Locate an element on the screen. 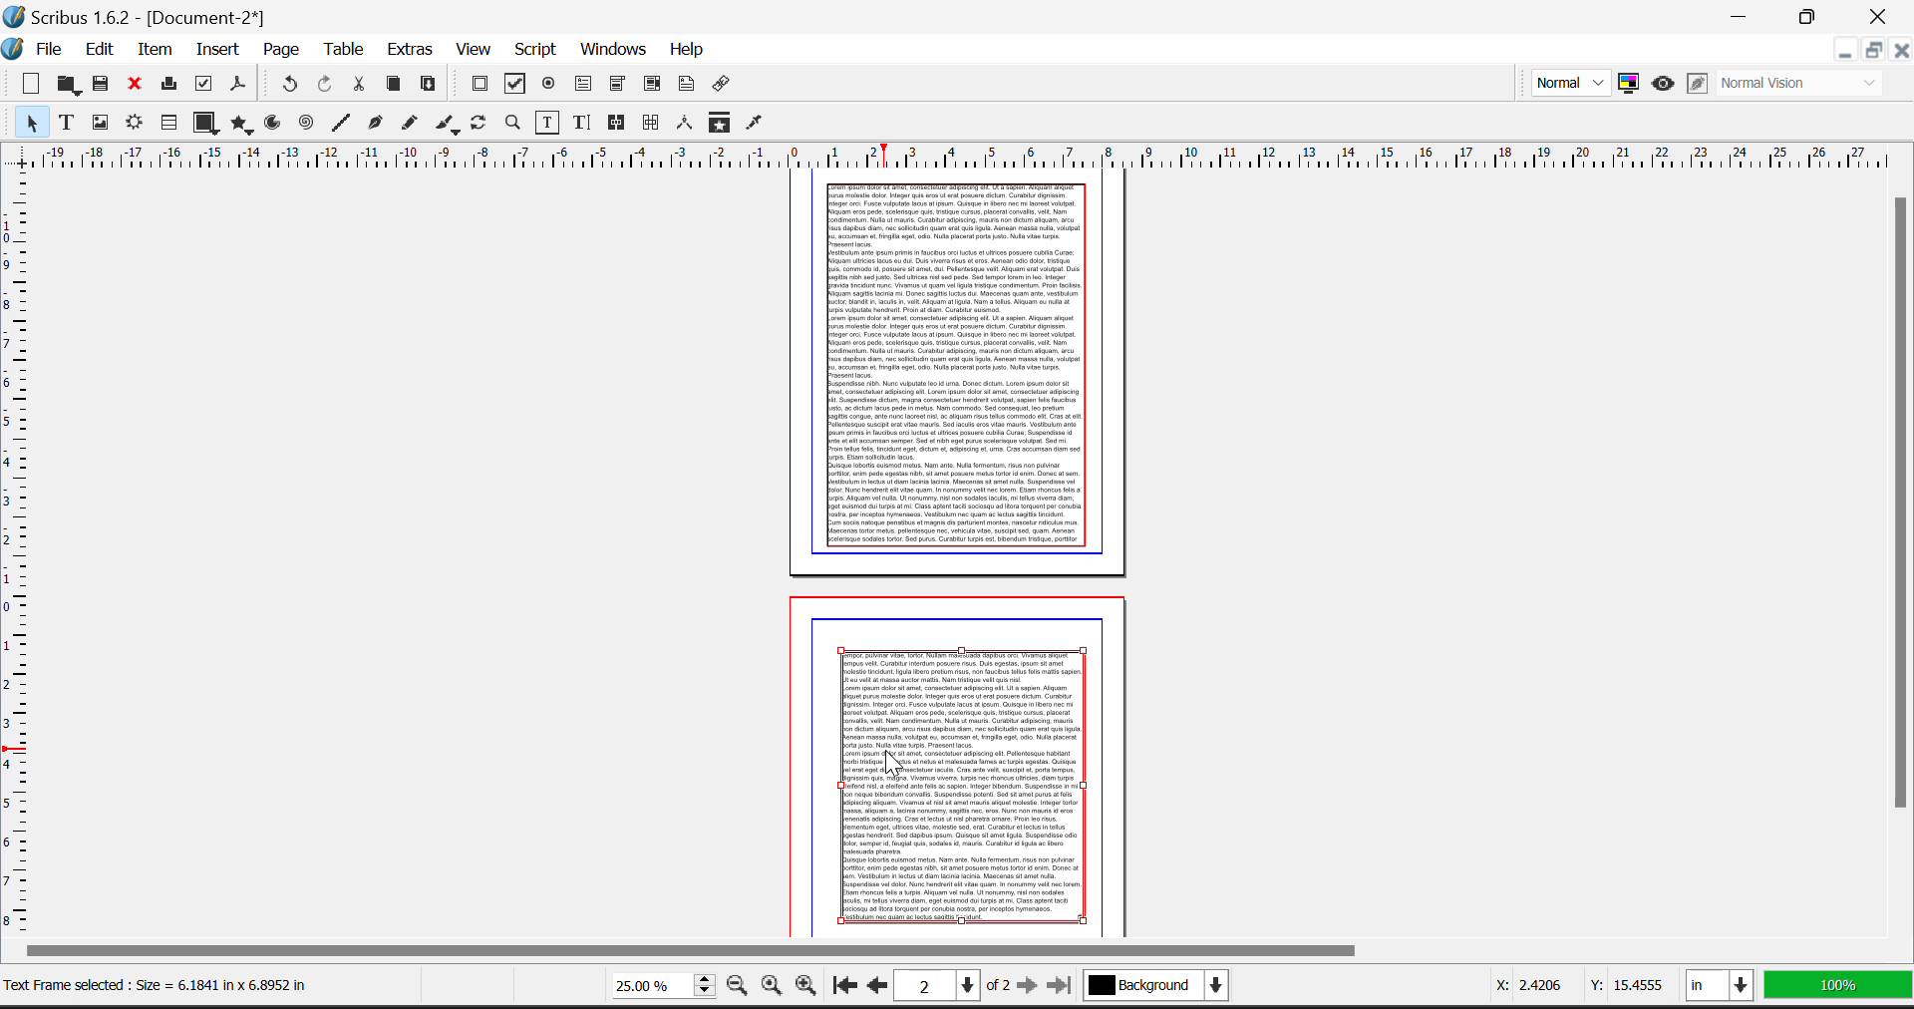 Image resolution: width=1914 pixels, height=1009 pixels. Windows is located at coordinates (612, 51).